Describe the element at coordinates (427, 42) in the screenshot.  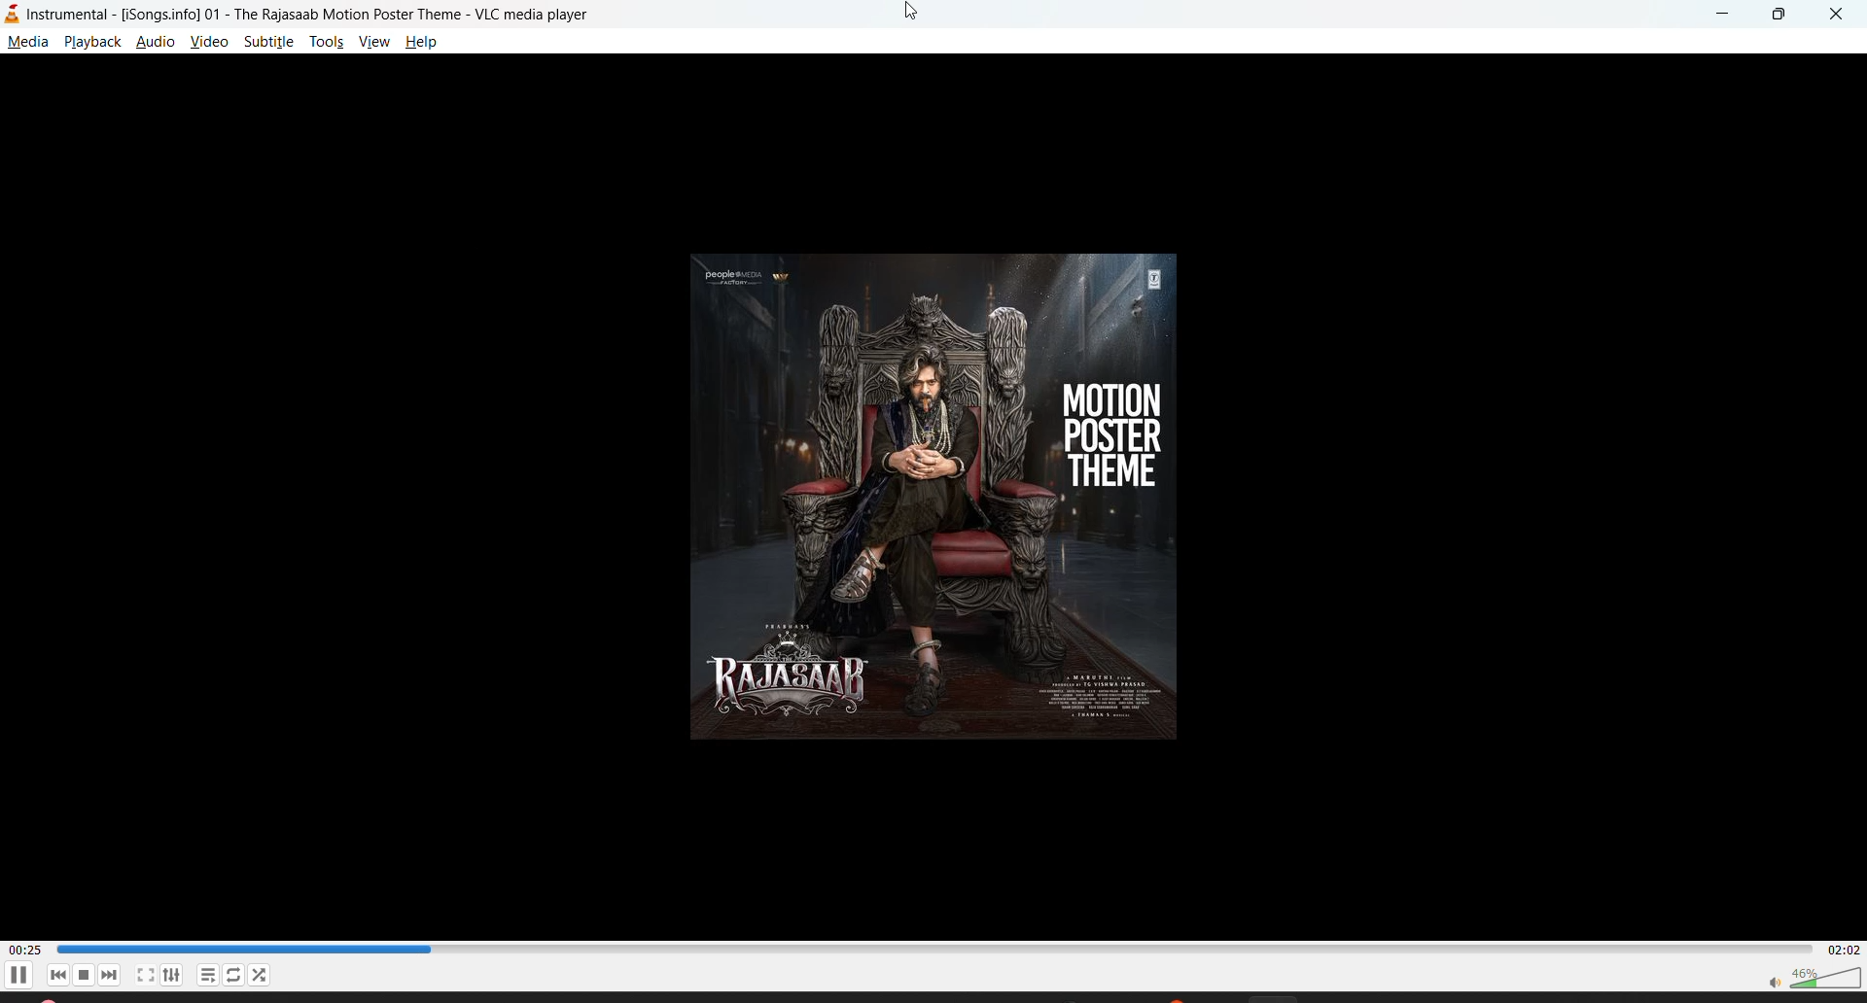
I see `help` at that location.